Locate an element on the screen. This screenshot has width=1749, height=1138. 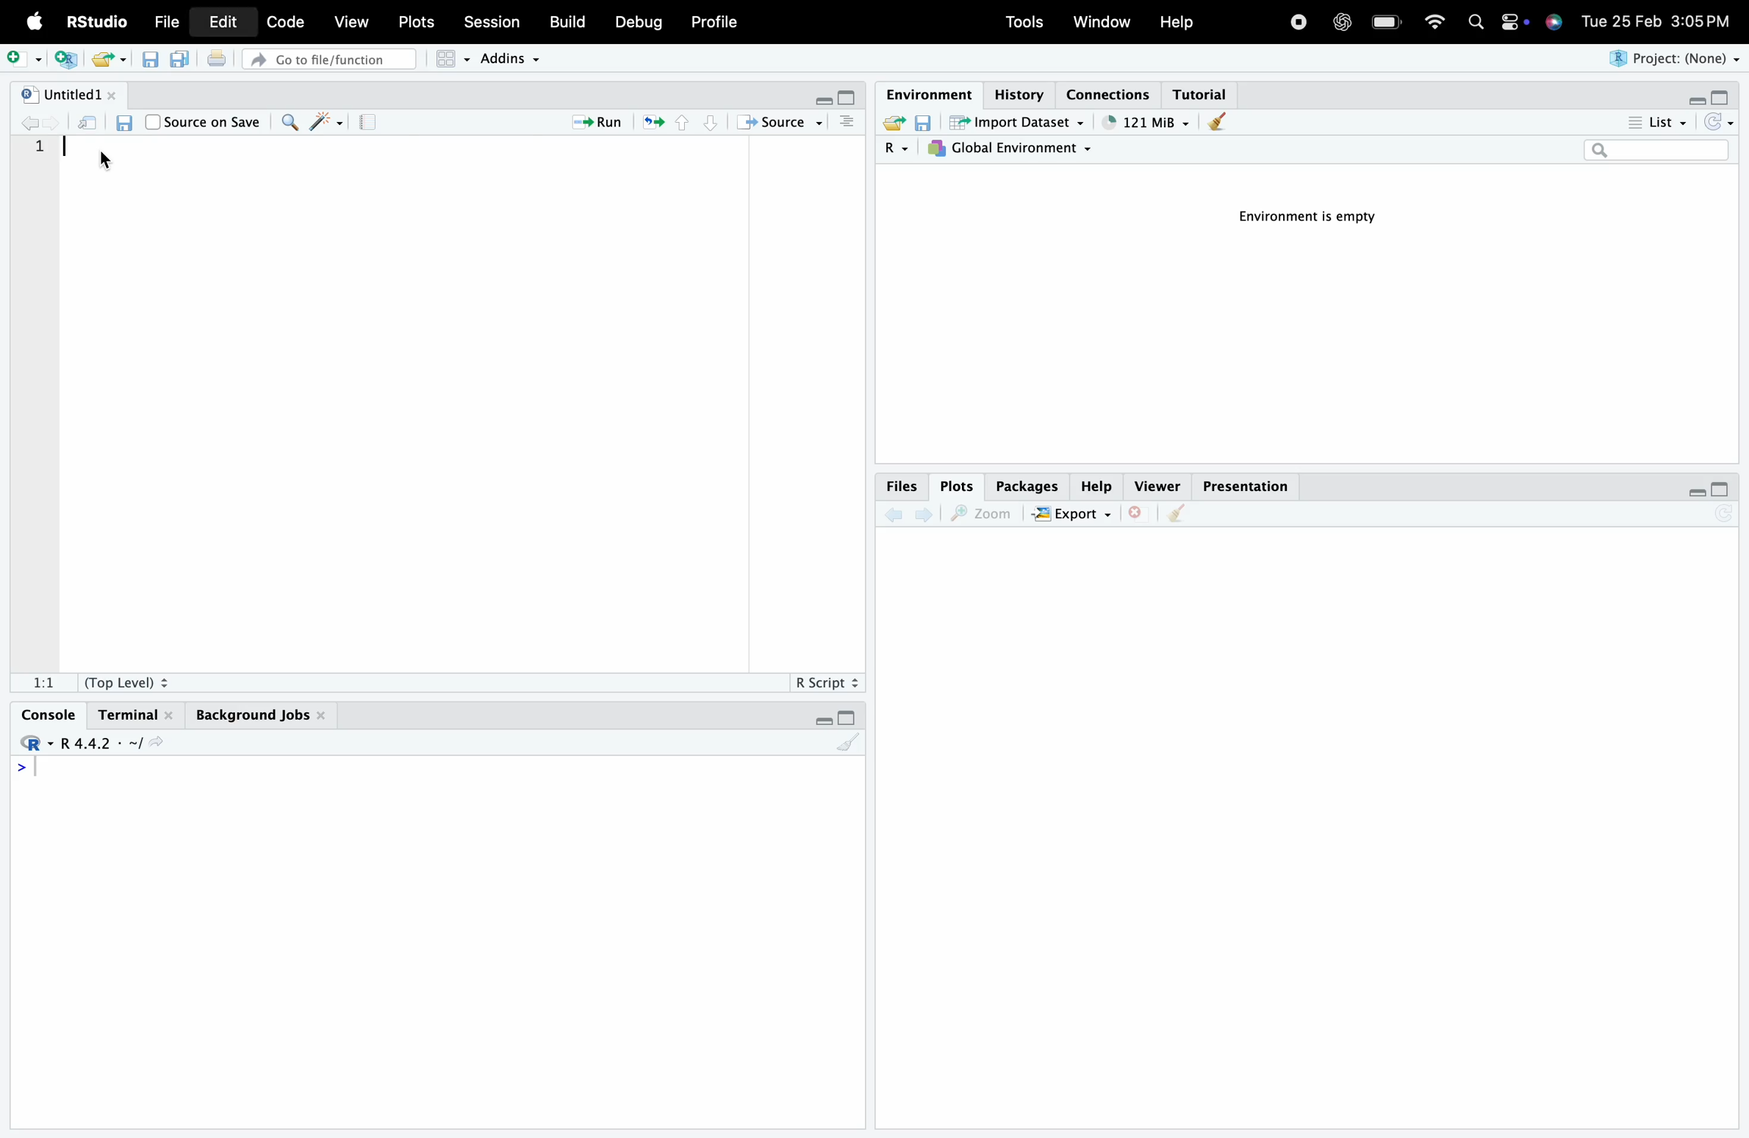
Build is located at coordinates (567, 23).